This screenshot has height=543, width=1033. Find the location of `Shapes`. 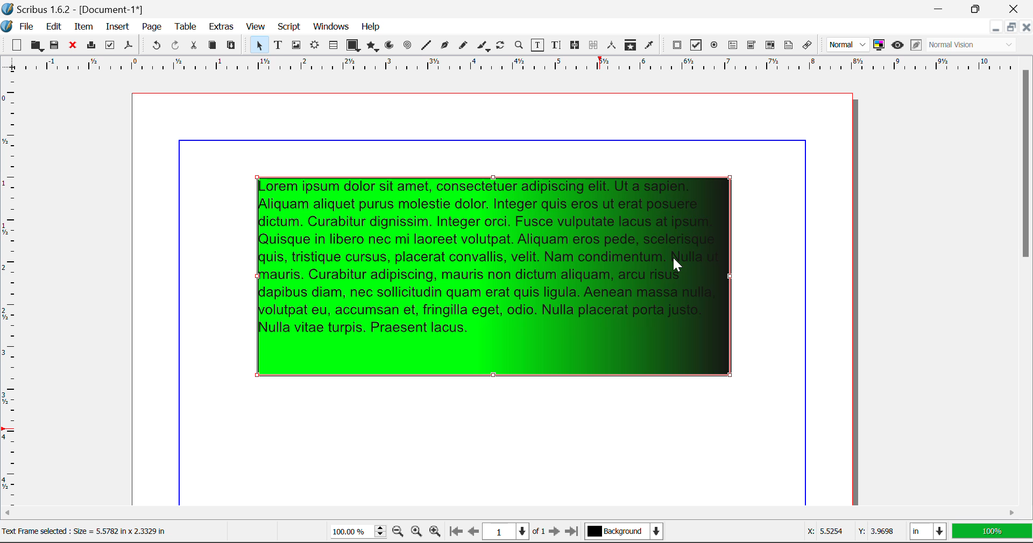

Shapes is located at coordinates (353, 46).